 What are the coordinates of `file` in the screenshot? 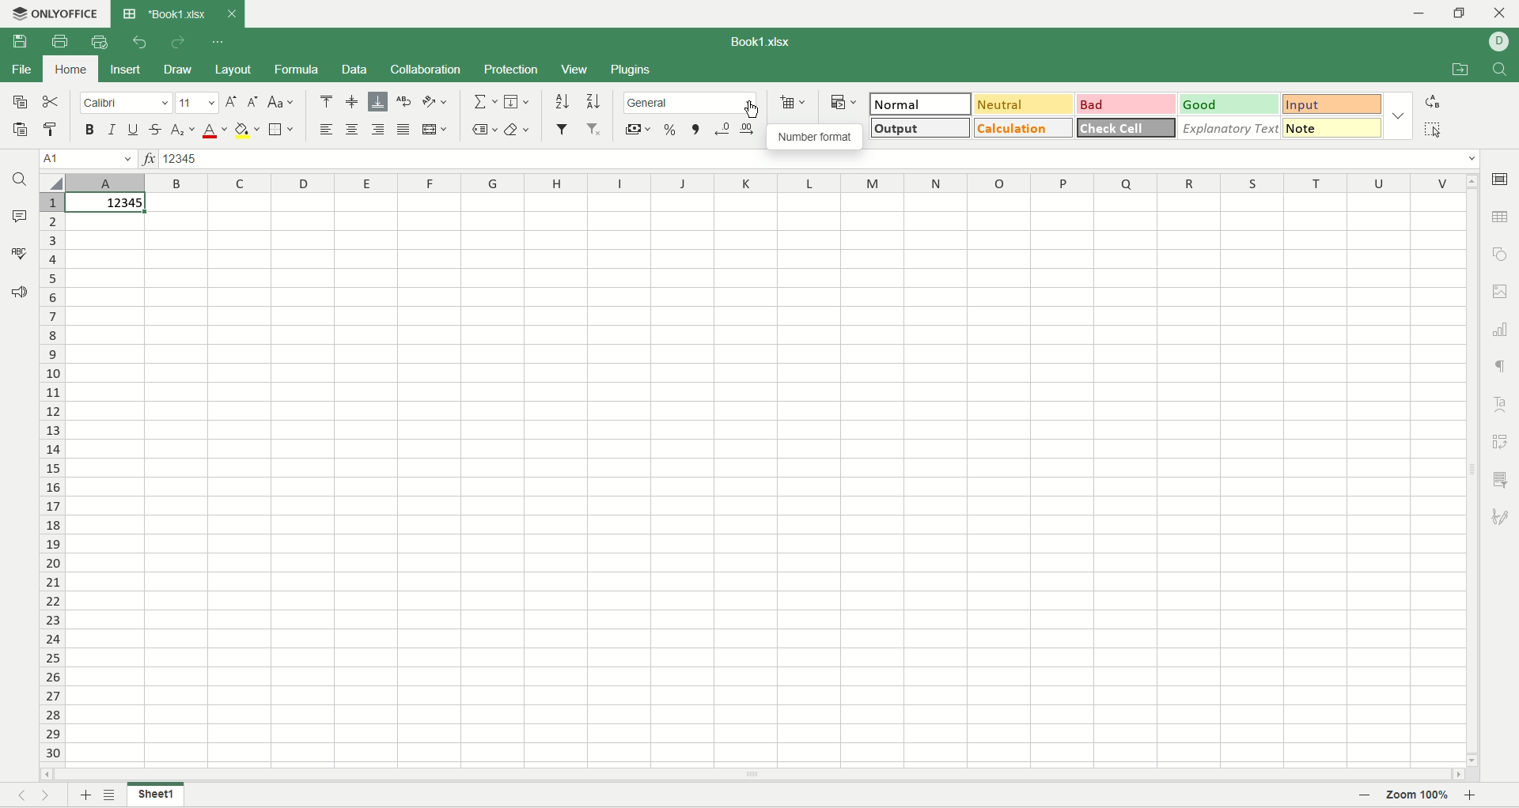 It's located at (25, 70).